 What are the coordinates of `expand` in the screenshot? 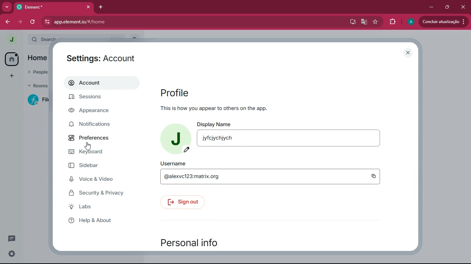 It's located at (23, 40).